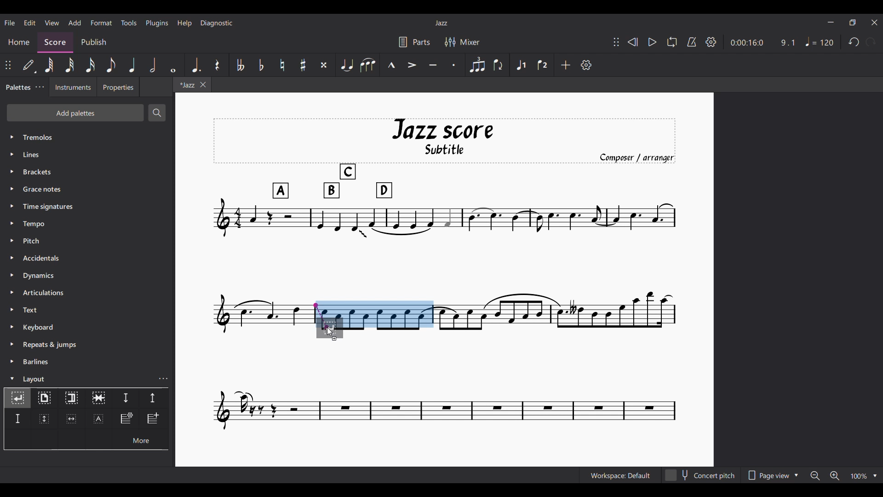 The image size is (883, 497). What do you see at coordinates (542, 65) in the screenshot?
I see `Voice 2` at bounding box center [542, 65].